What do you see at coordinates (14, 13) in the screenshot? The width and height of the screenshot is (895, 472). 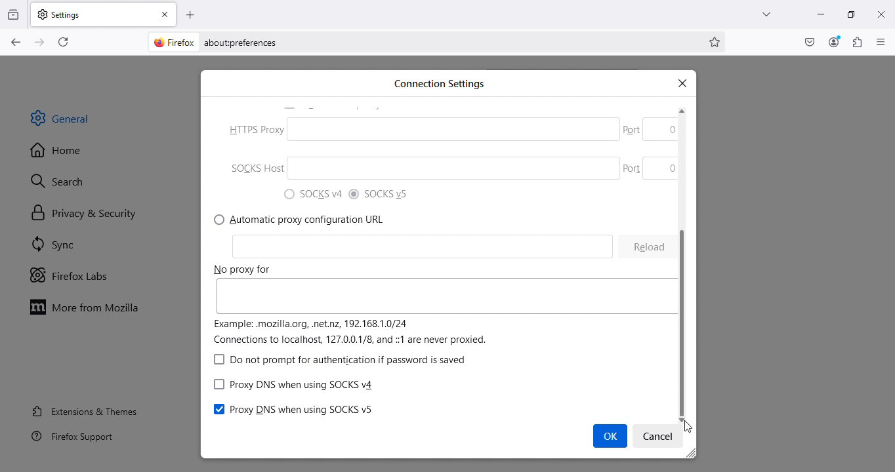 I see `View recent browsing across windows and devices` at bounding box center [14, 13].